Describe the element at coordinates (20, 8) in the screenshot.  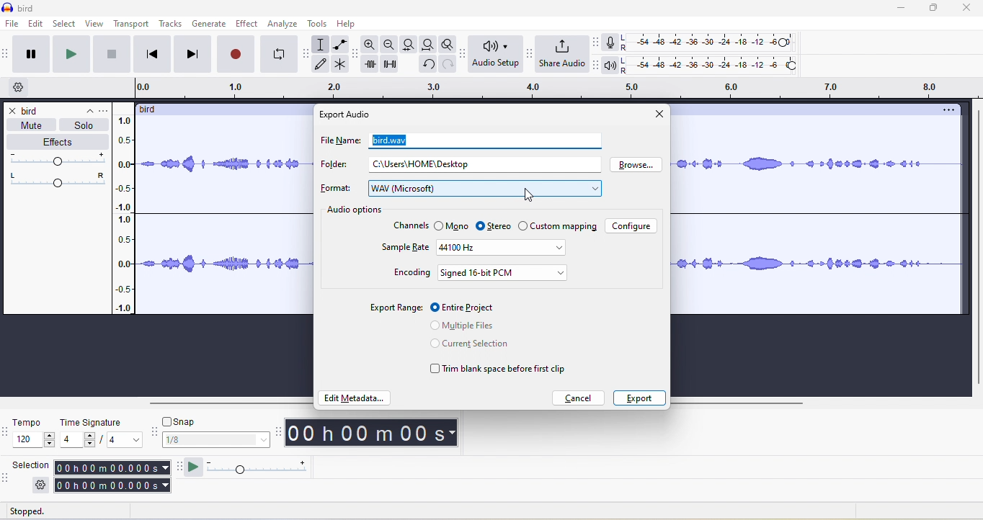
I see `title` at that location.